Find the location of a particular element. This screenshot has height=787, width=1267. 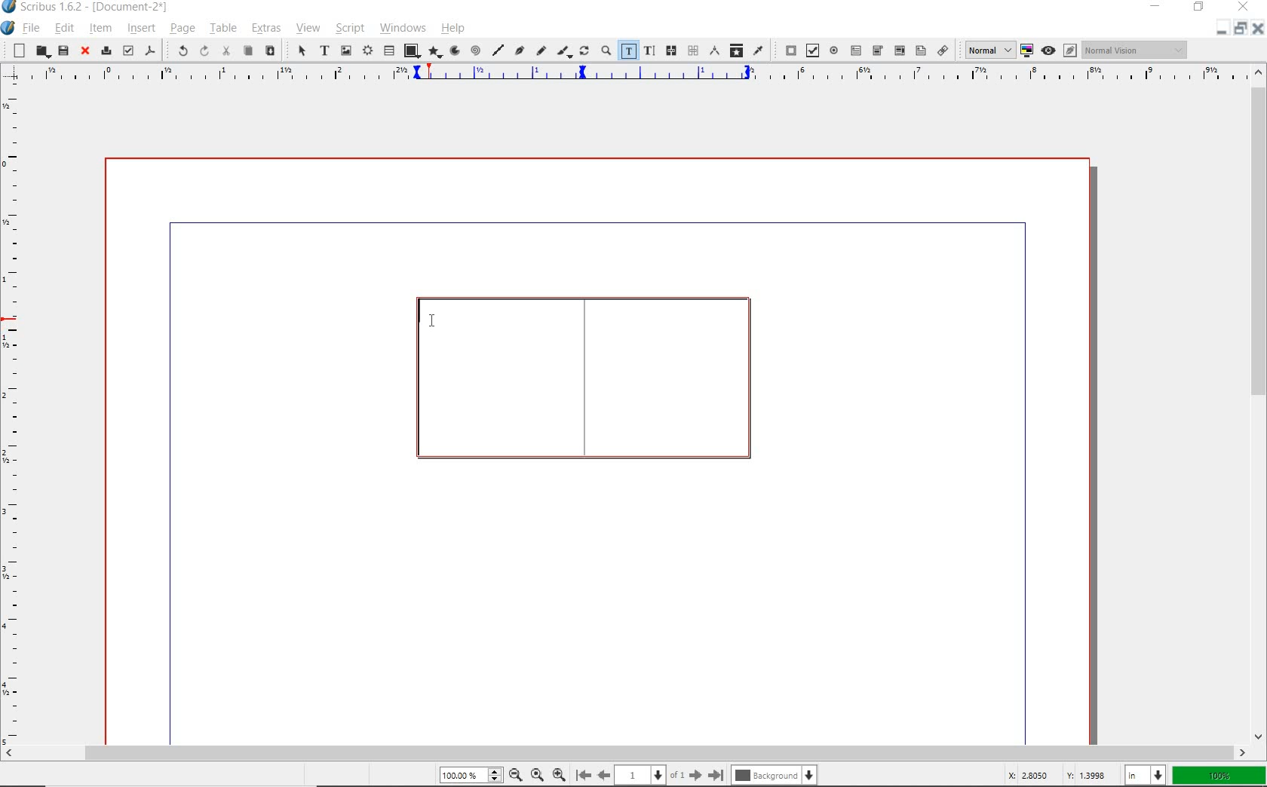

zoom out is located at coordinates (560, 774).